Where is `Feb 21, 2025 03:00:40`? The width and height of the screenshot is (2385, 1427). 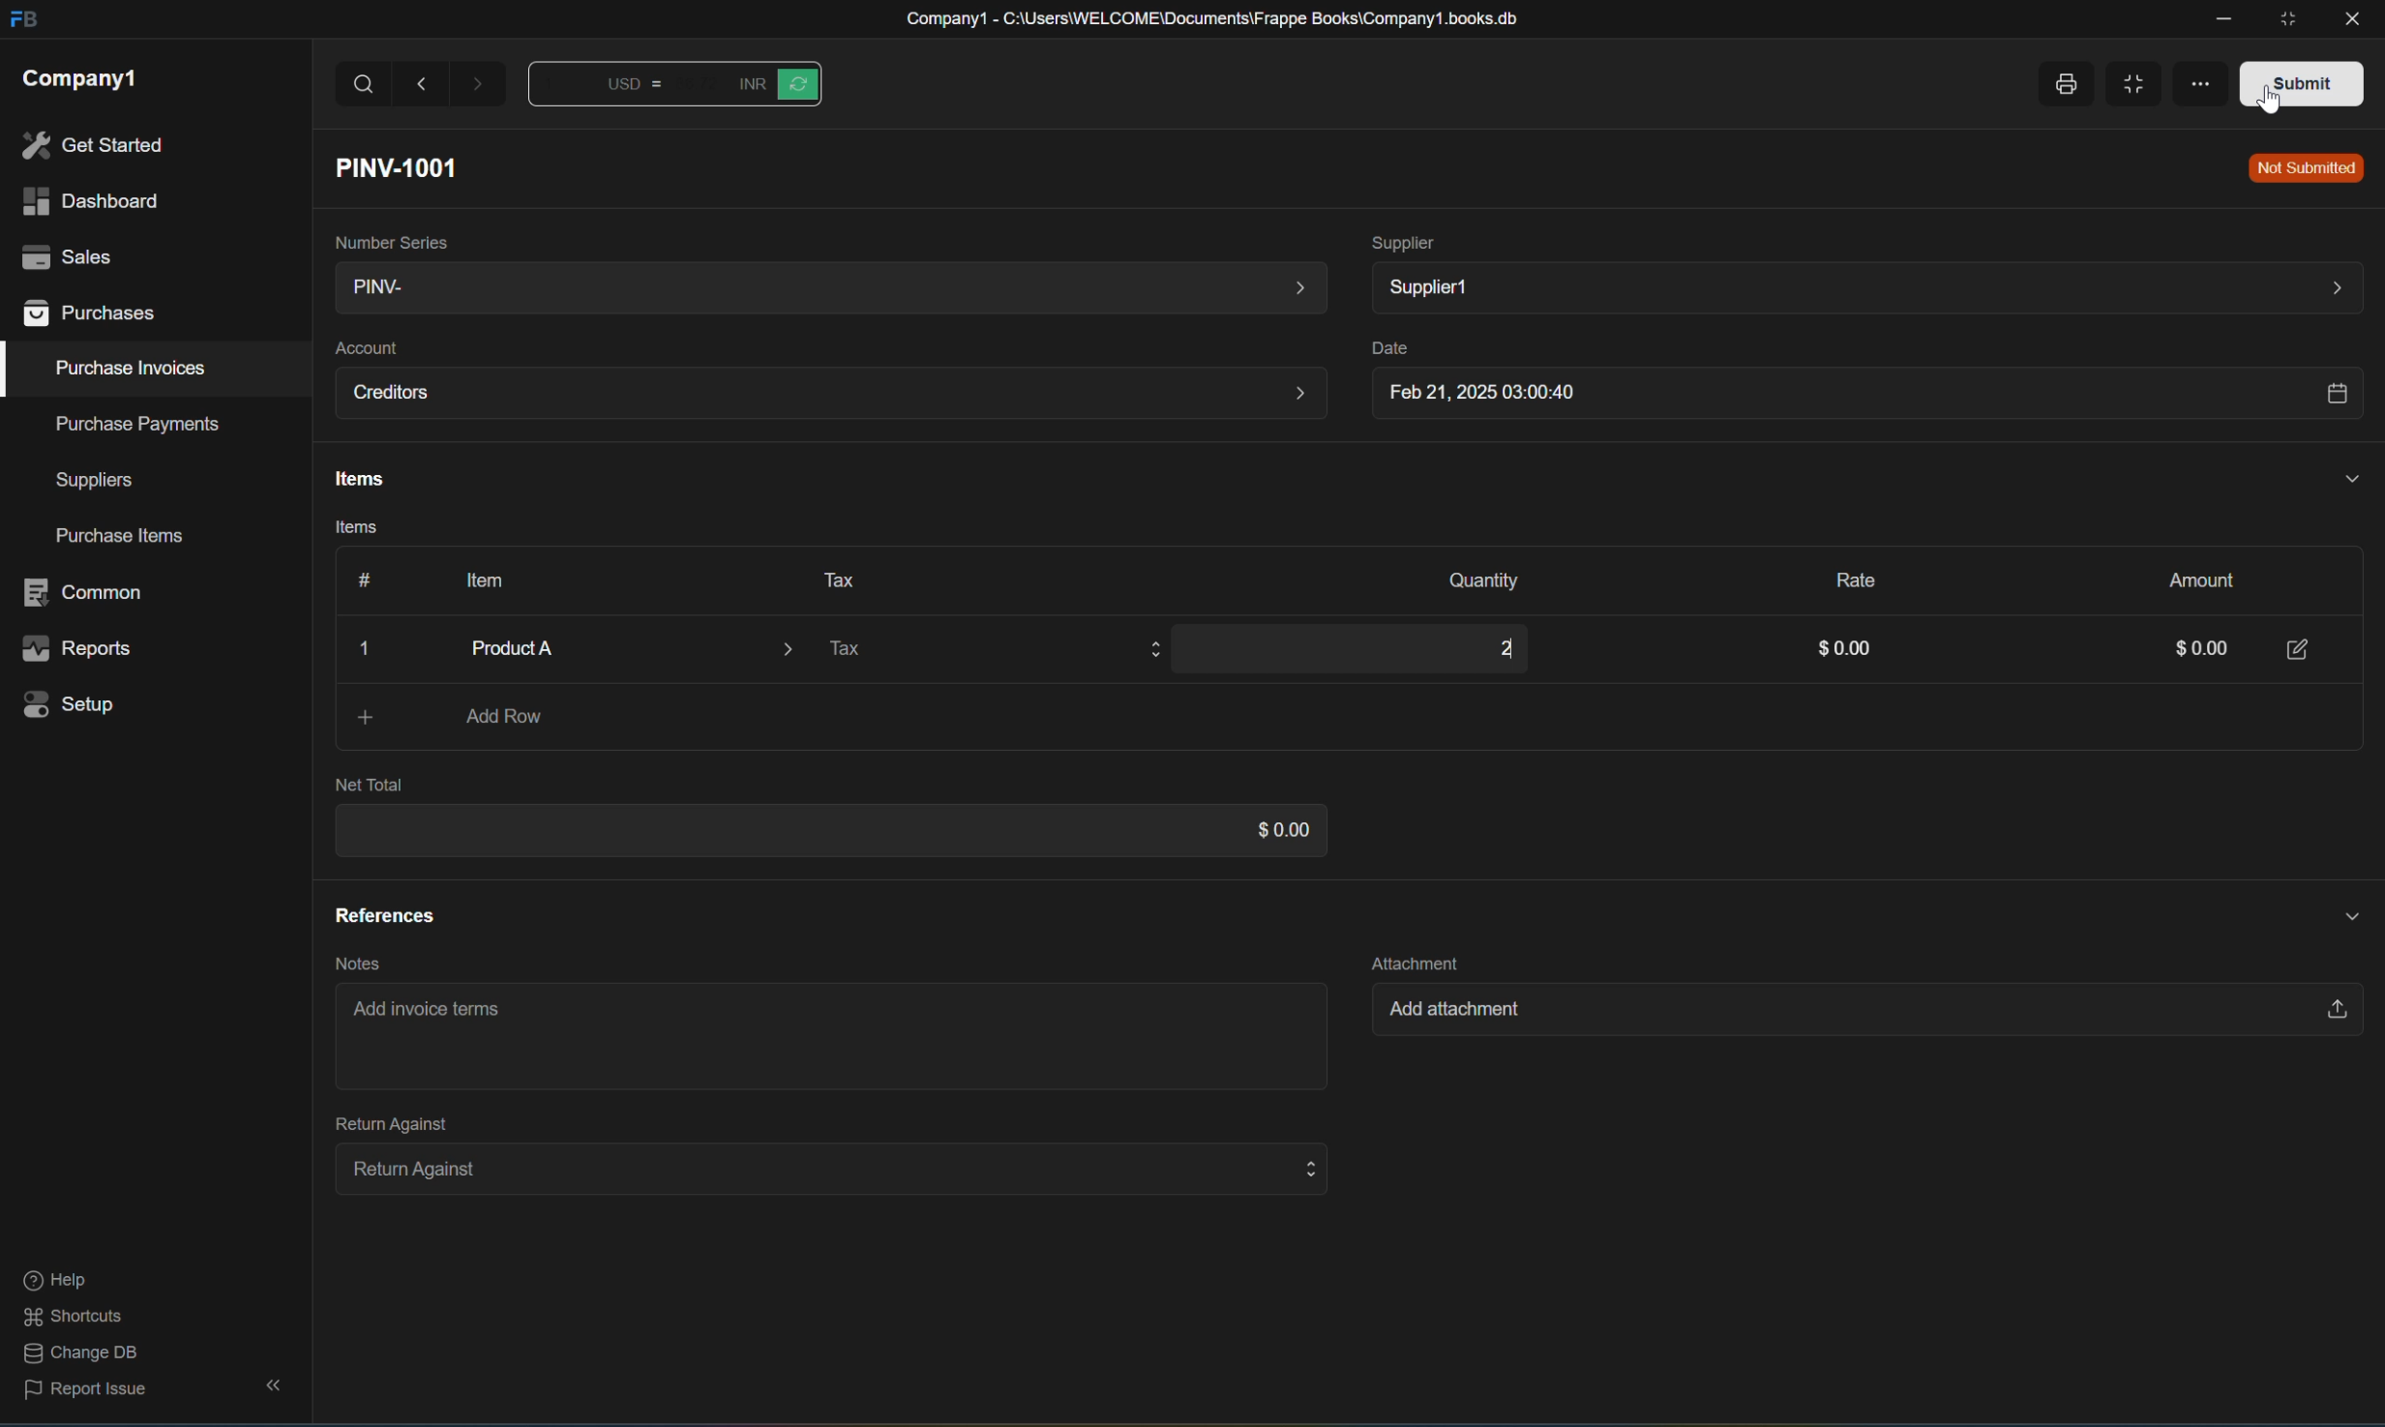 Feb 21, 2025 03:00:40 is located at coordinates (1861, 396).